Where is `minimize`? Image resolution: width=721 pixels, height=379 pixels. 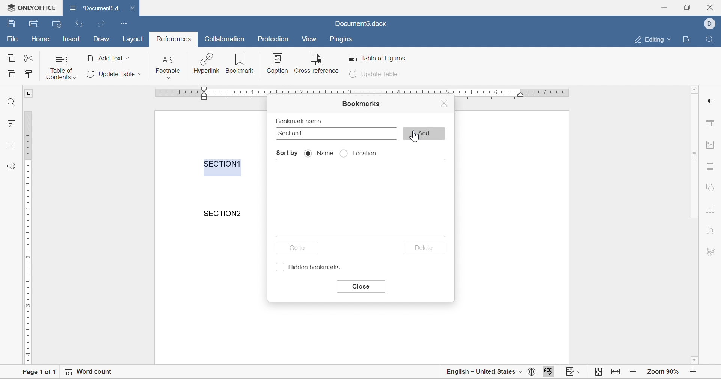 minimize is located at coordinates (666, 6).